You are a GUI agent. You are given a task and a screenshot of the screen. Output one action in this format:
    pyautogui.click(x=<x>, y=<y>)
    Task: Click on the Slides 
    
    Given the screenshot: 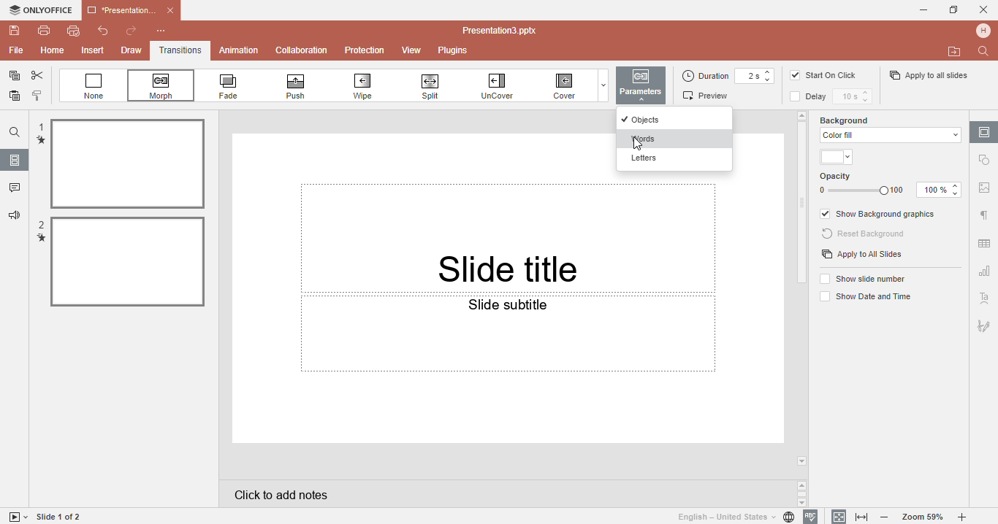 What is the action you would take?
    pyautogui.click(x=15, y=160)
    